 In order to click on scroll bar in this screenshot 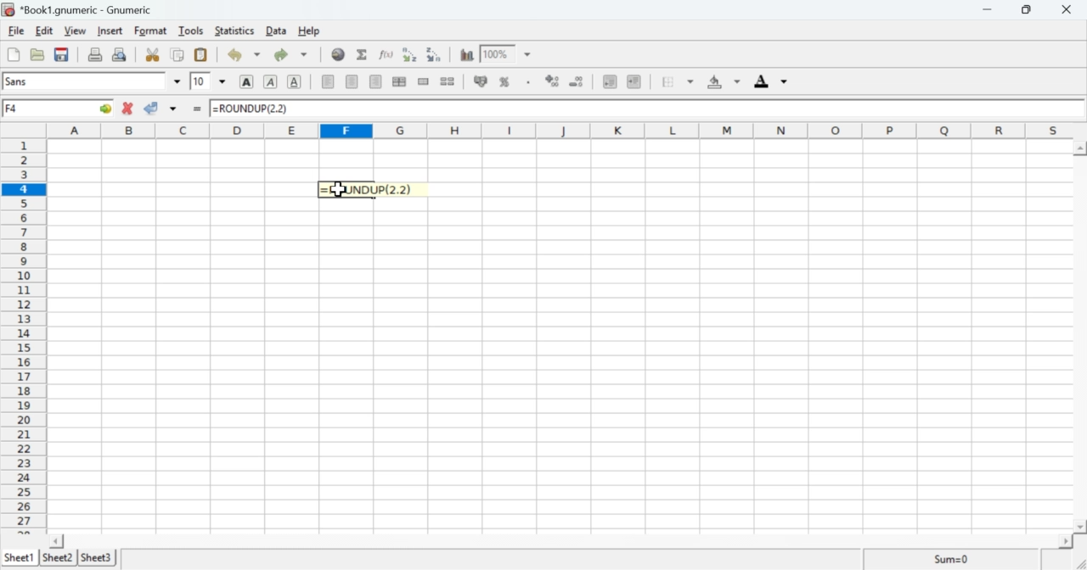, I will do `click(570, 541)`.